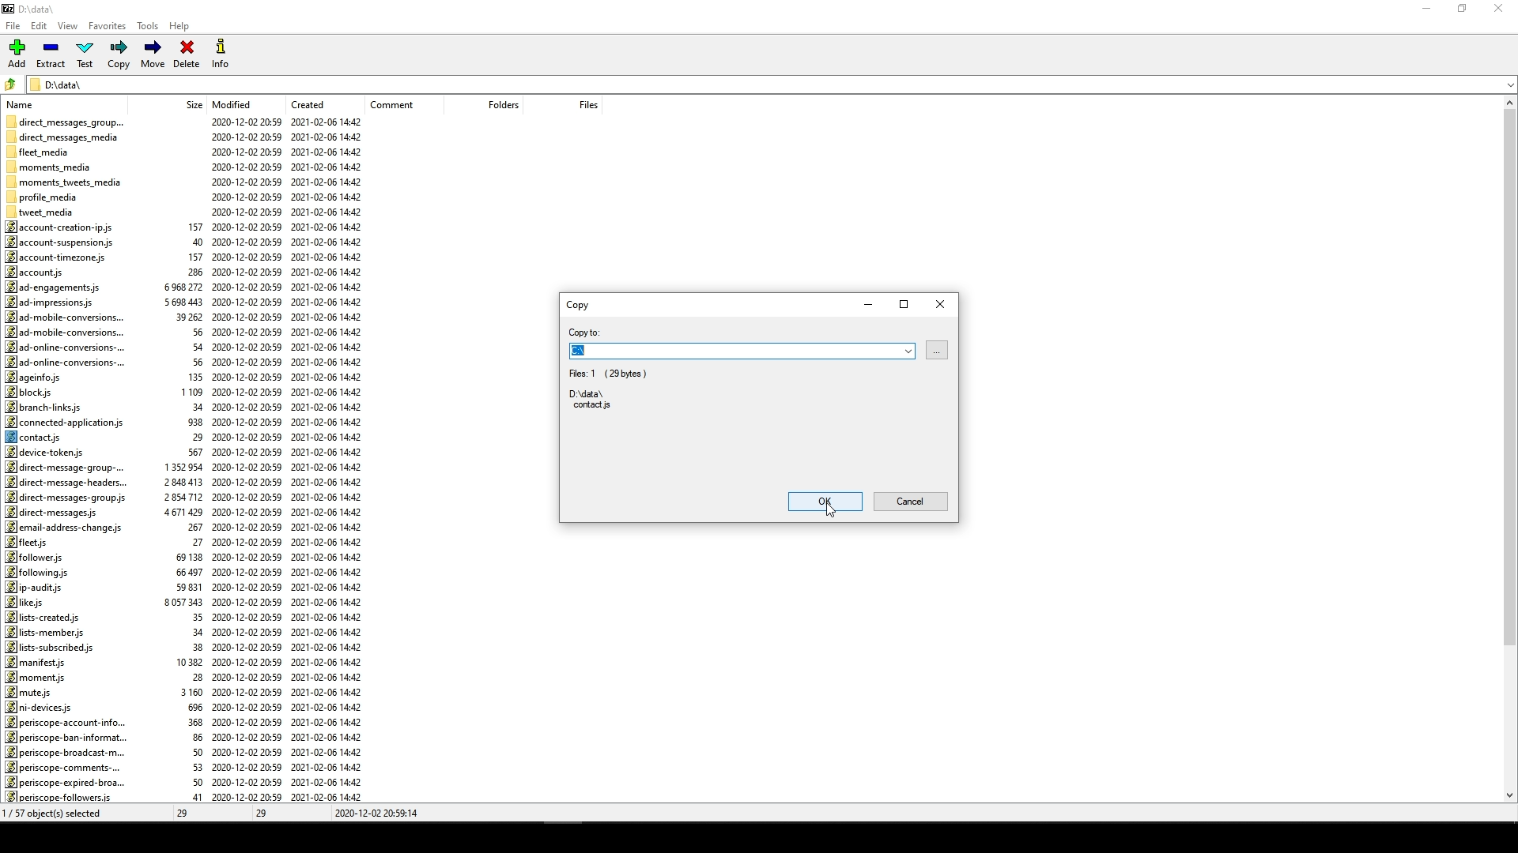 Image resolution: width=1518 pixels, height=853 pixels. Describe the element at coordinates (70, 721) in the screenshot. I see `periscope-account-info` at that location.